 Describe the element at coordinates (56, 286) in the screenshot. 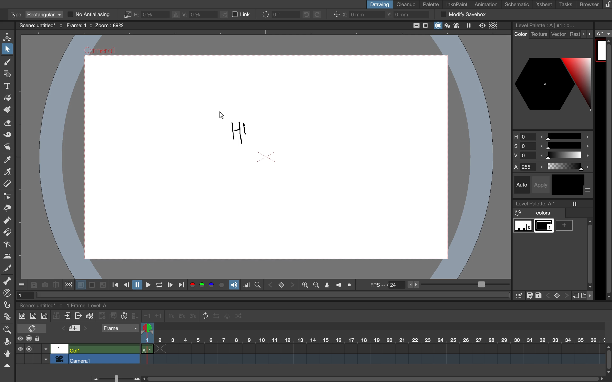

I see `compare to snapshot` at that location.